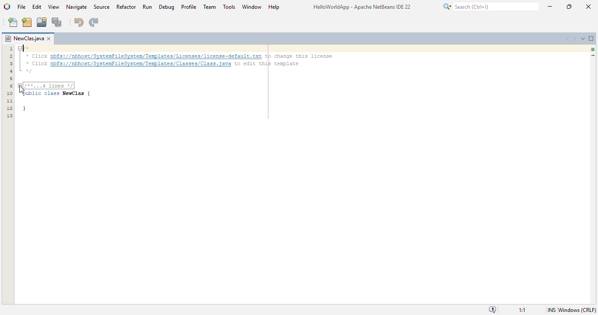 The width and height of the screenshot is (598, 315). Describe the element at coordinates (126, 7) in the screenshot. I see `refactor` at that location.